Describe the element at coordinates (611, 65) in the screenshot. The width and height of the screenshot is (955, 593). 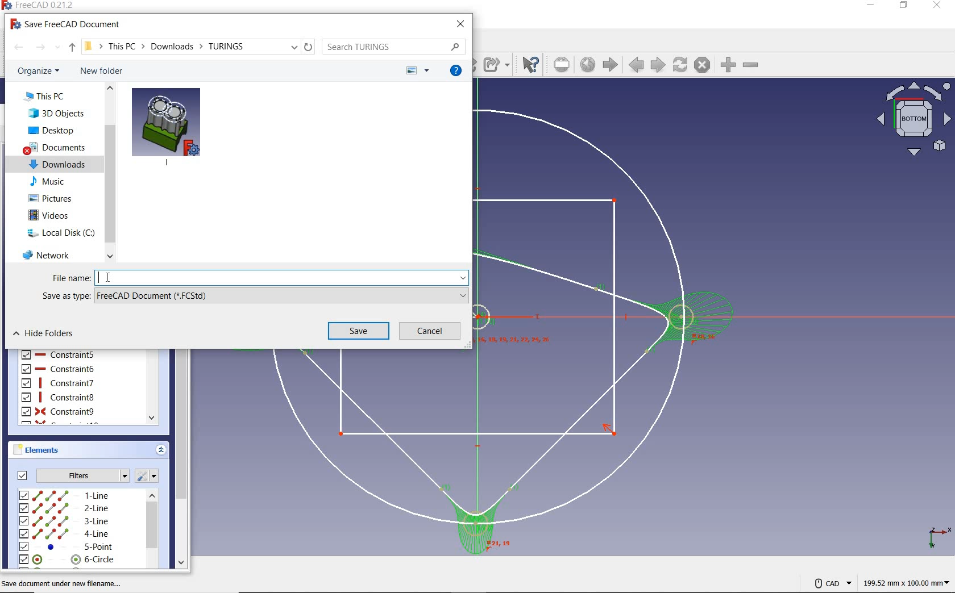
I see `start page` at that location.